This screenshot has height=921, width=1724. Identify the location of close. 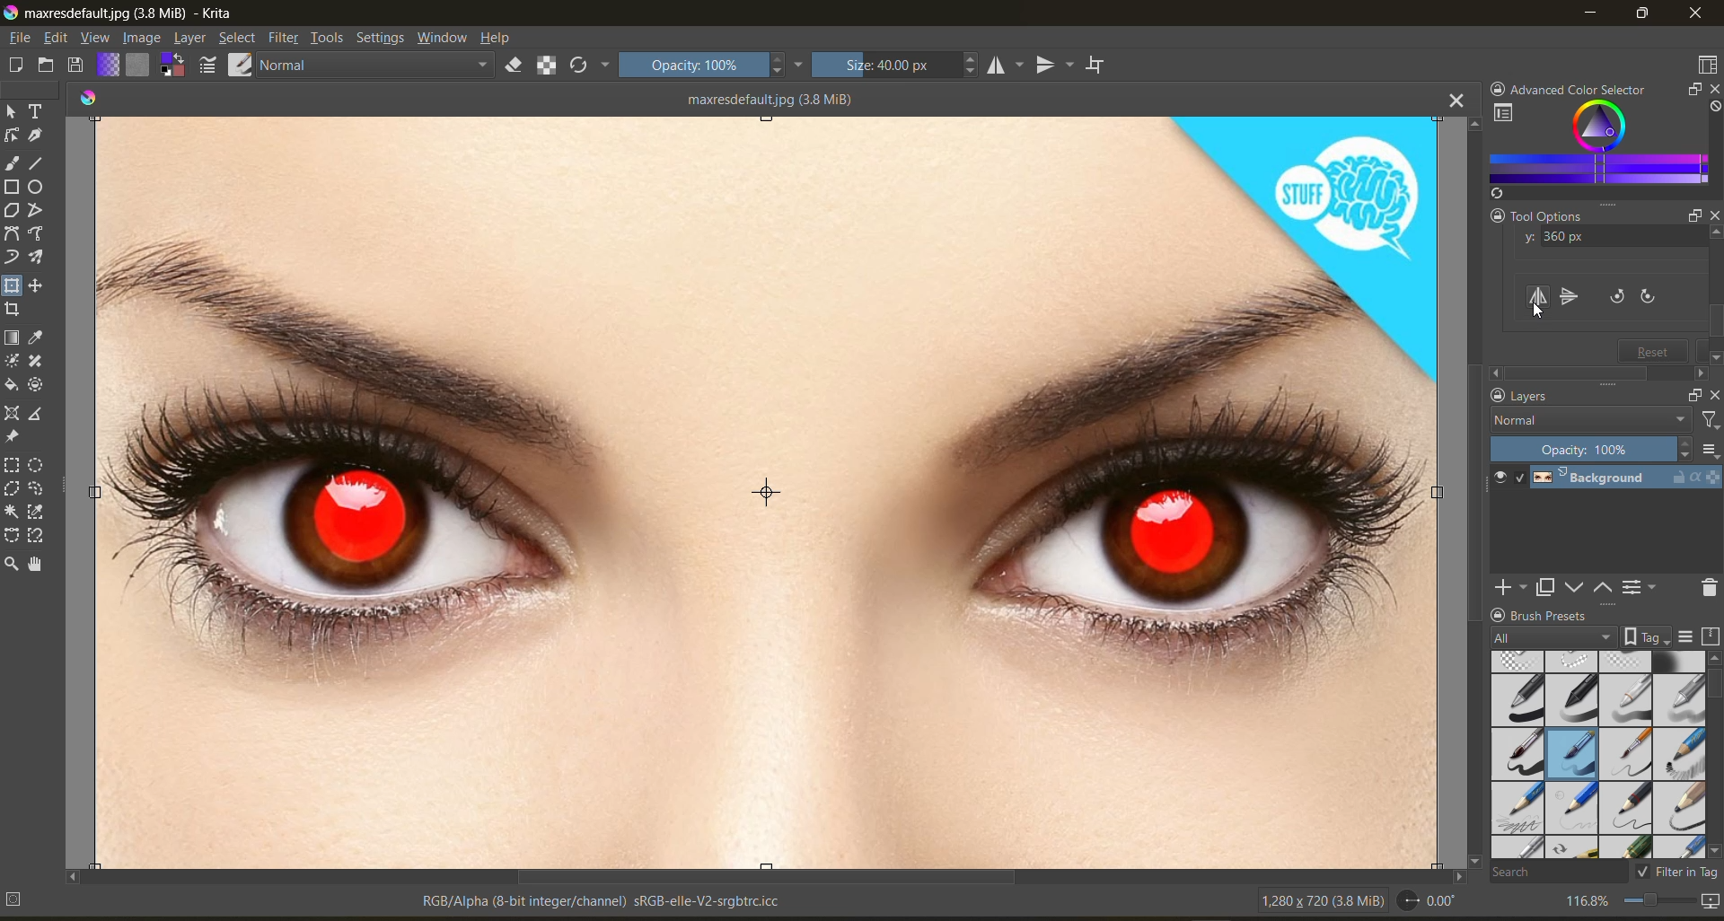
(1713, 216).